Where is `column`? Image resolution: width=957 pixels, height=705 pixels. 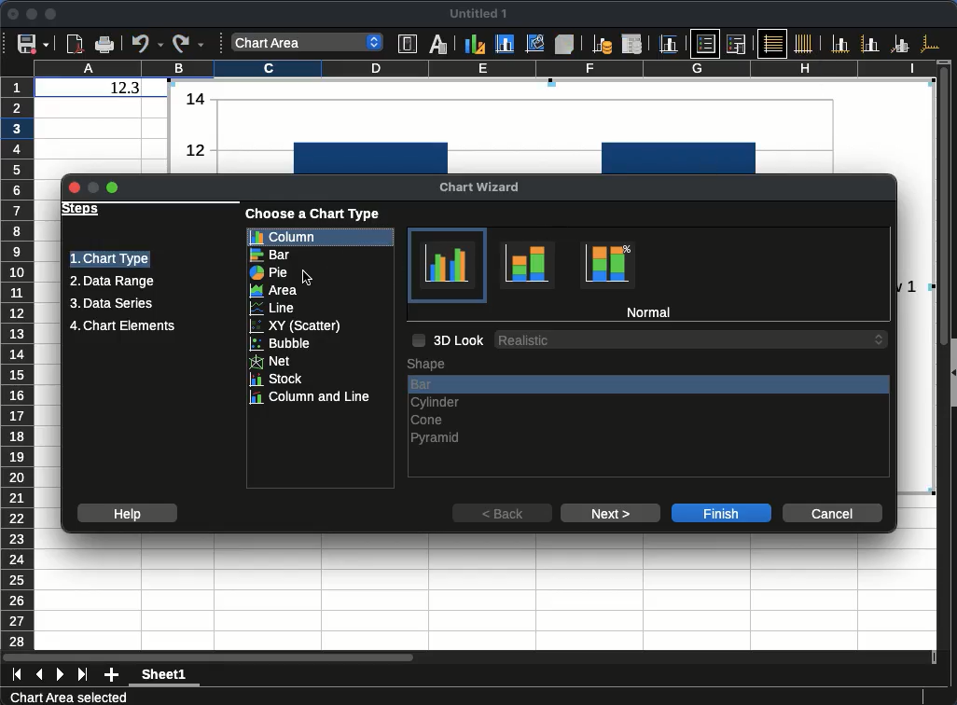 column is located at coordinates (320, 237).